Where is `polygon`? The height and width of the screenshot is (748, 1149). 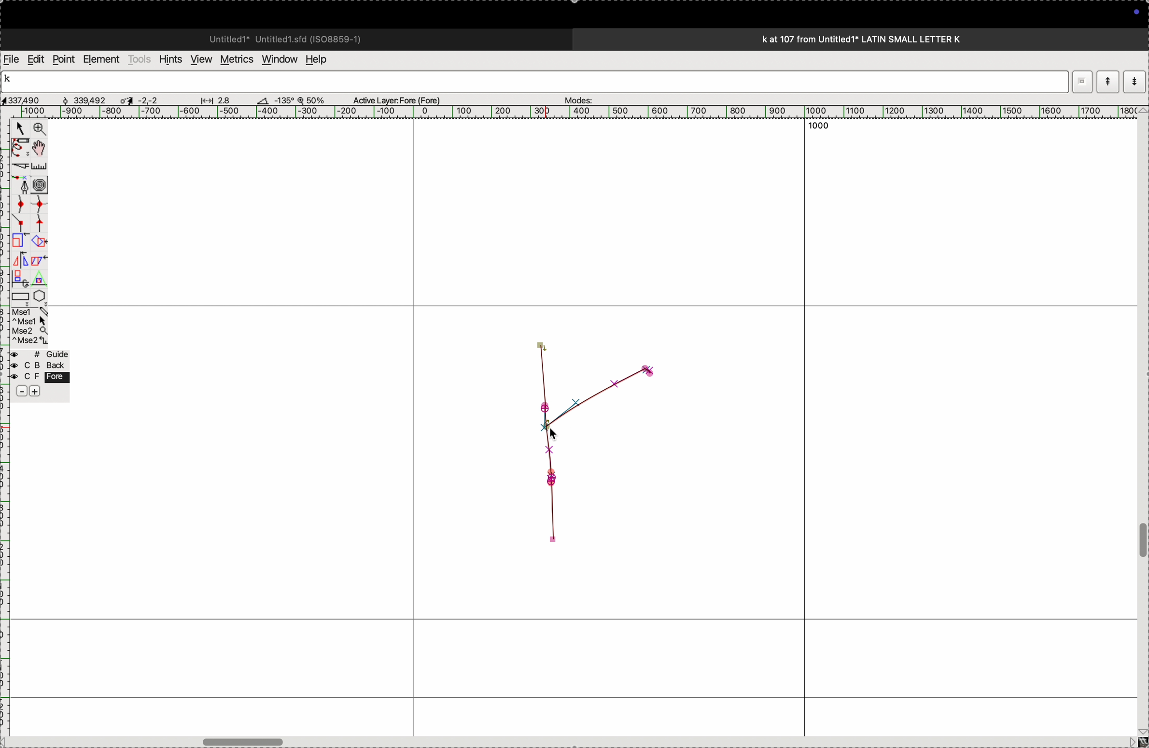 polygon is located at coordinates (39, 296).